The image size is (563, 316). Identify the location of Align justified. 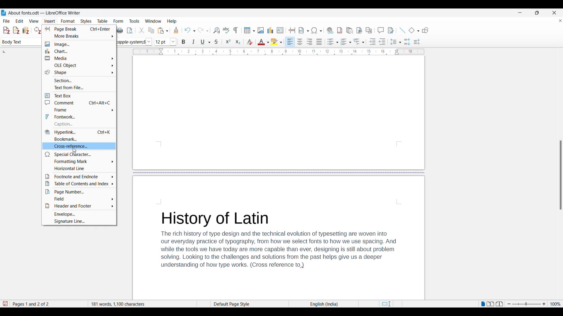
(319, 42).